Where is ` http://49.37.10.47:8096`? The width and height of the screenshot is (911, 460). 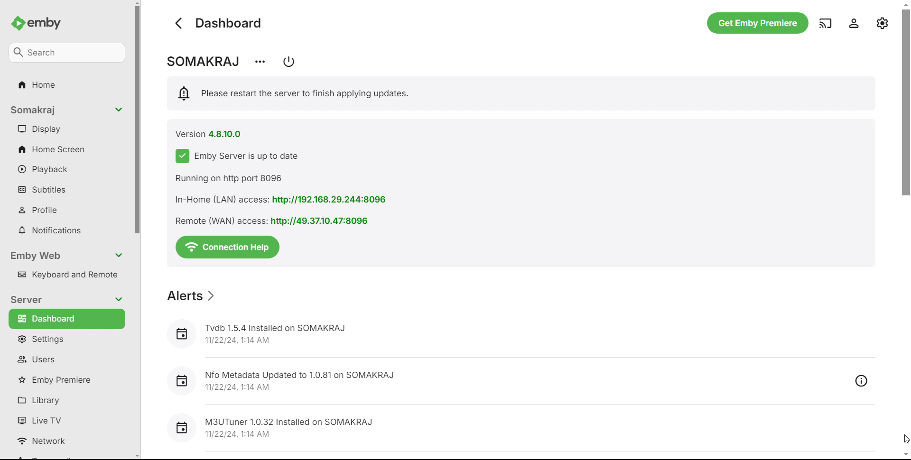
 http://49.37.10.47:8096 is located at coordinates (324, 221).